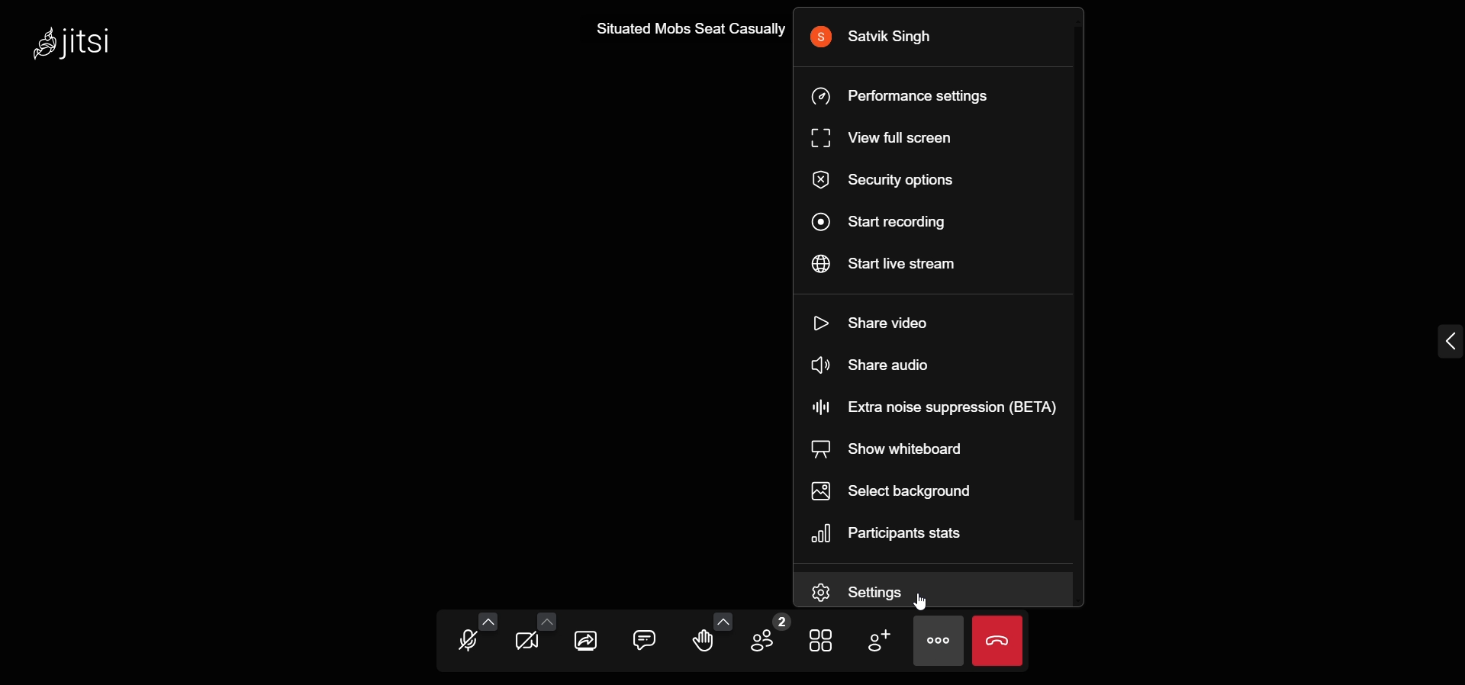 Image resolution: width=1465 pixels, height=685 pixels. What do you see at coordinates (866, 591) in the screenshot?
I see `setting` at bounding box center [866, 591].